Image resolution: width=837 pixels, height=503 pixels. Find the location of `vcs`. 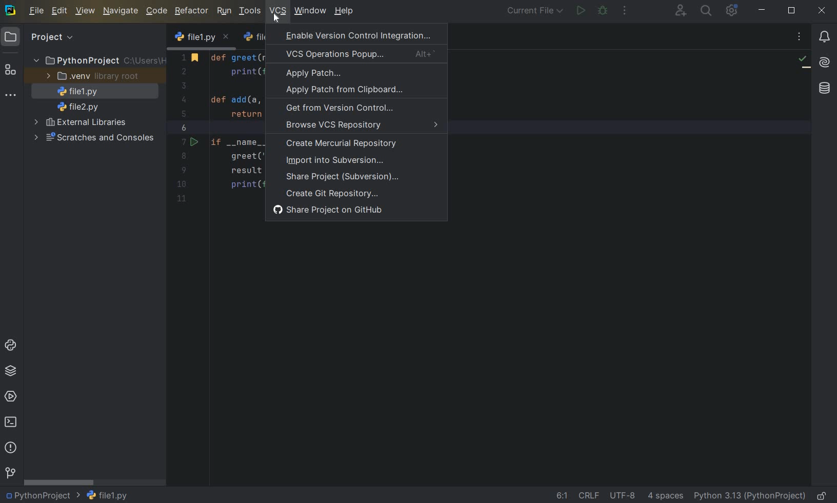

vcs is located at coordinates (277, 10).